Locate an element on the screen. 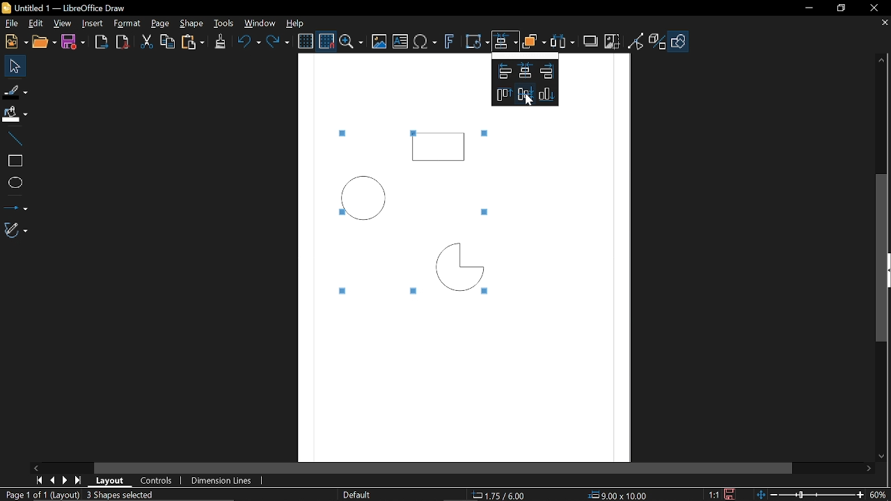 The width and height of the screenshot is (891, 501). Previous page is located at coordinates (50, 480).